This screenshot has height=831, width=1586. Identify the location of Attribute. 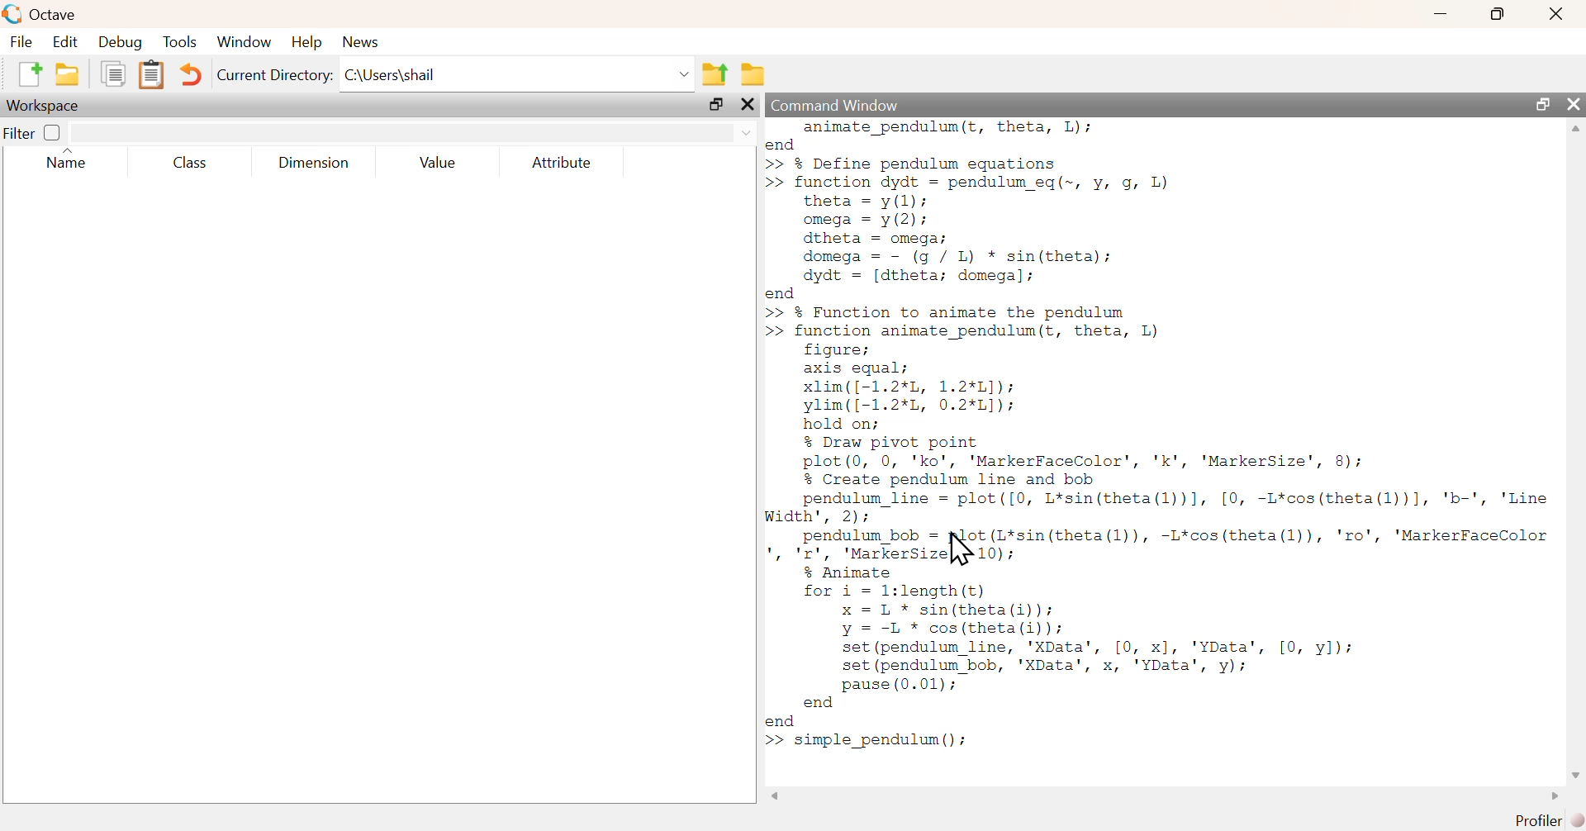
(563, 164).